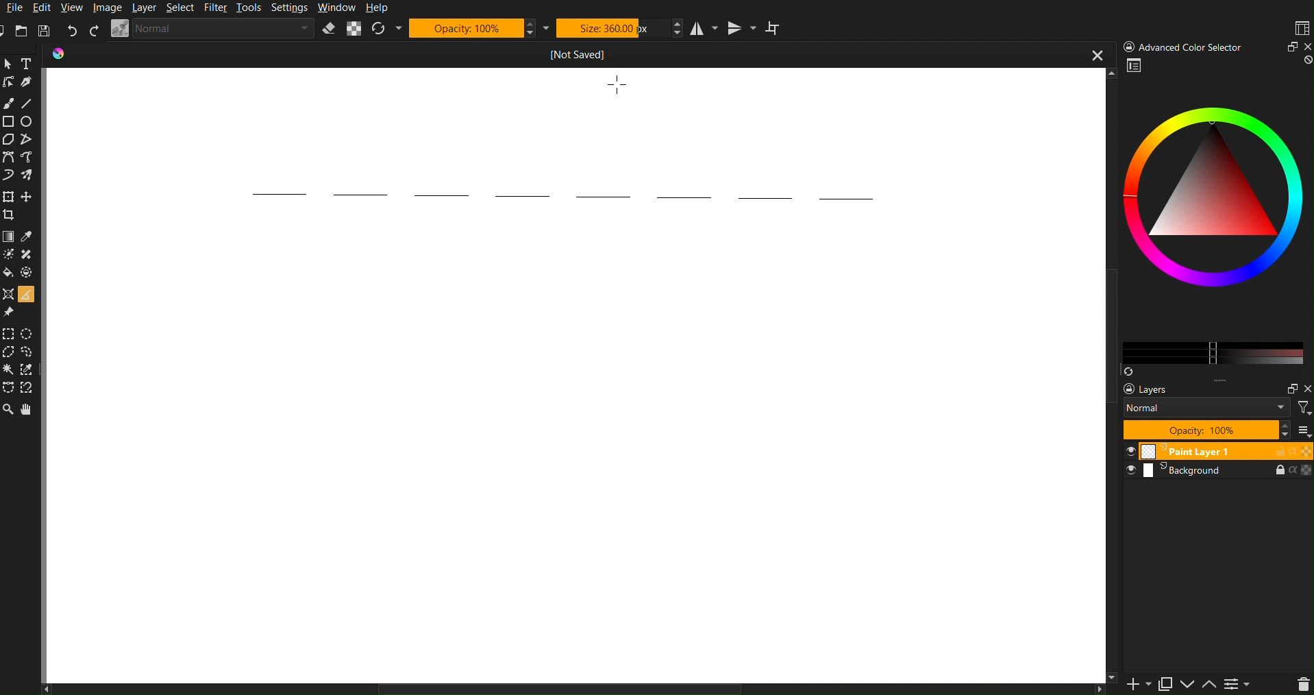  Describe the element at coordinates (29, 352) in the screenshot. I see `Free Shape Marquee Tool` at that location.